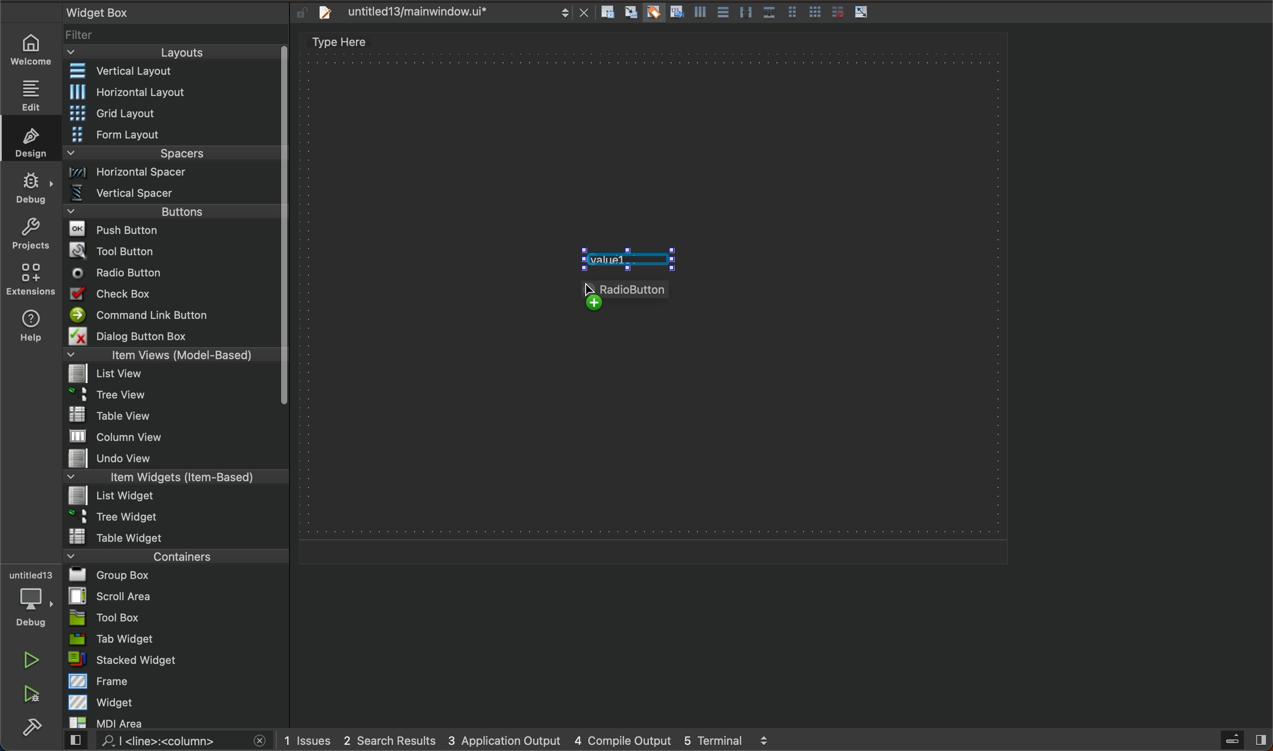  Describe the element at coordinates (28, 139) in the screenshot. I see `design` at that location.